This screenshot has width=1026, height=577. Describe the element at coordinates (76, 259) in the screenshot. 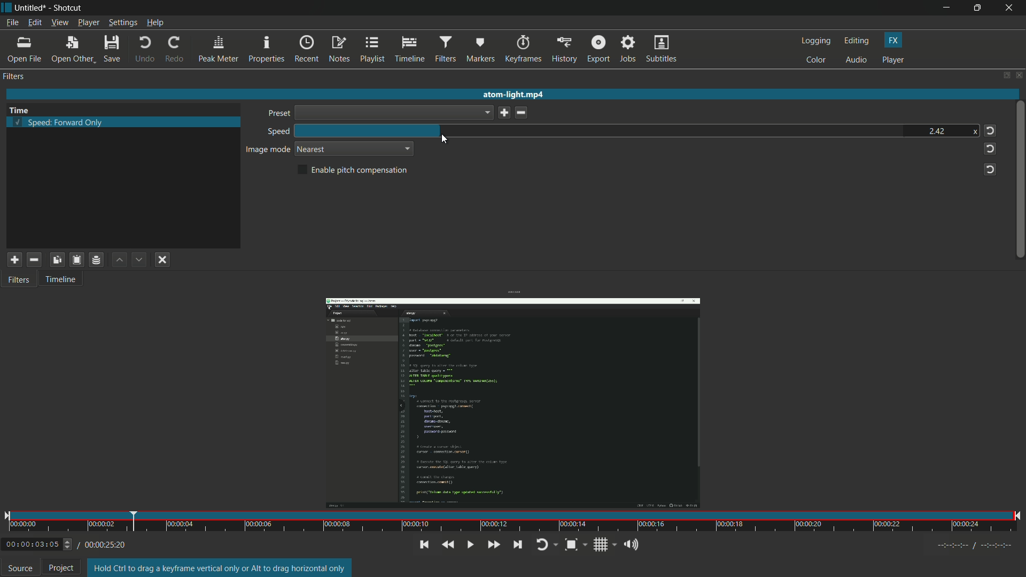

I see `paste filter` at that location.